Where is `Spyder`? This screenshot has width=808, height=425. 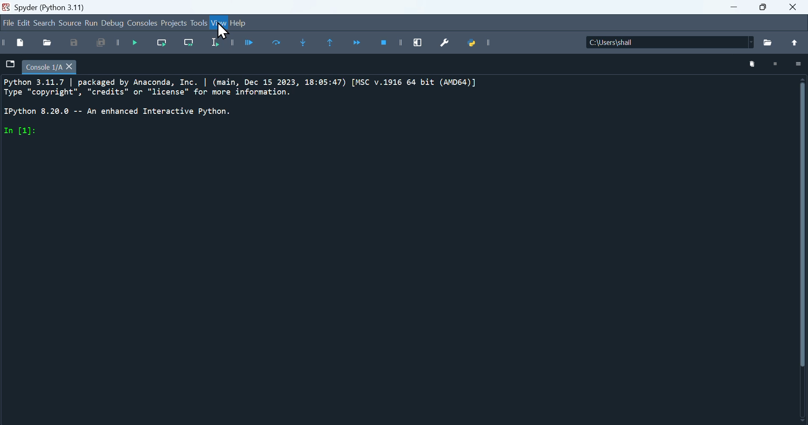
Spyder is located at coordinates (65, 6).